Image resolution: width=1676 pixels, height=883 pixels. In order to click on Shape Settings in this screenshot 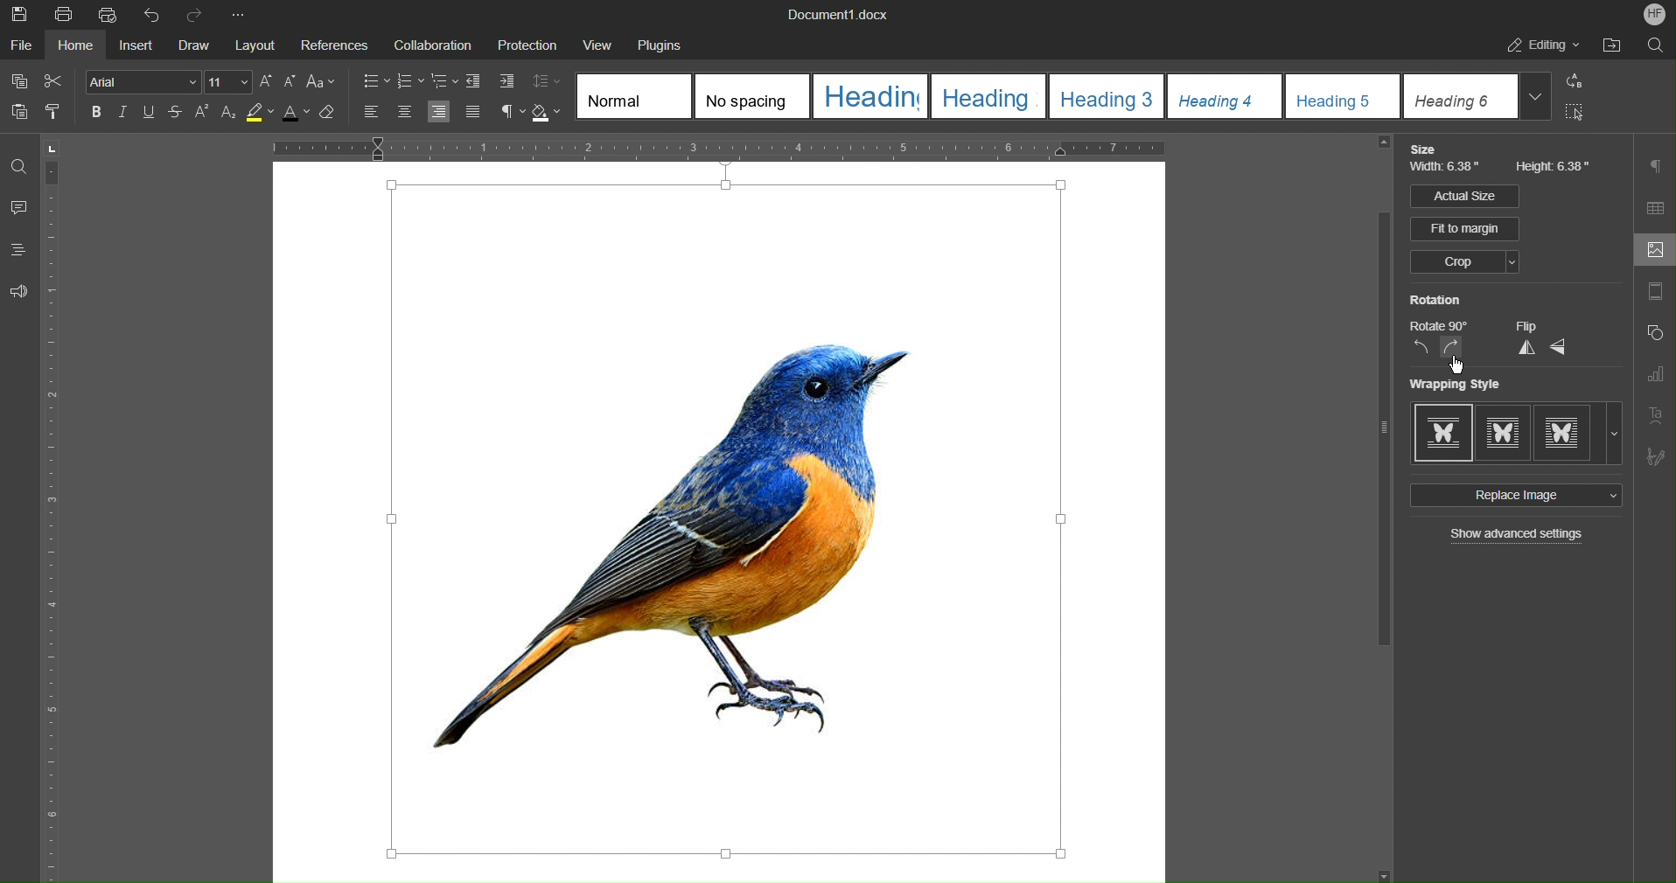, I will do `click(1656, 333)`.